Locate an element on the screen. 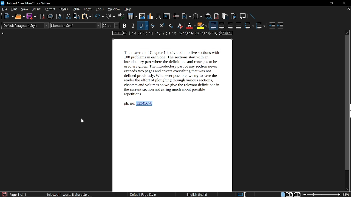 The height and width of the screenshot is (197, 351). ph no is located at coordinates (129, 103).